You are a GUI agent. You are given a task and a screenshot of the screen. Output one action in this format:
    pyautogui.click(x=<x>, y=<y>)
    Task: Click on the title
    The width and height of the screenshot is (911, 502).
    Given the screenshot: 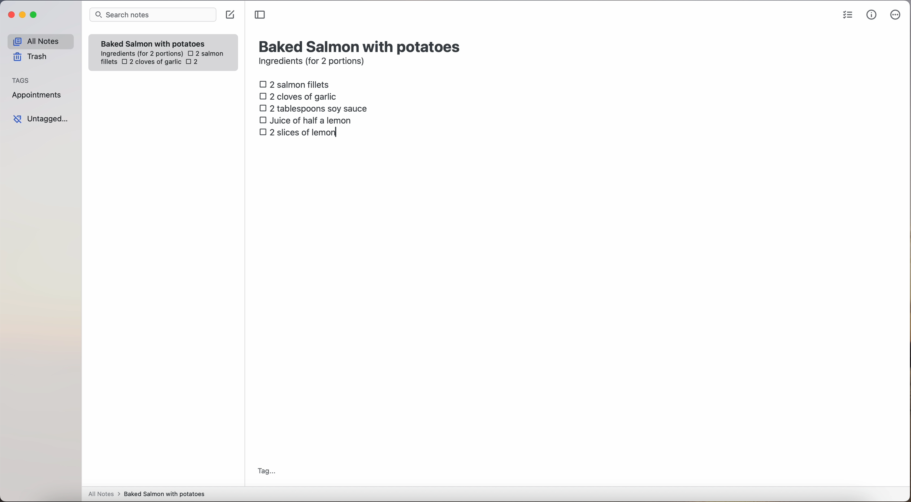 What is the action you would take?
    pyautogui.click(x=361, y=46)
    